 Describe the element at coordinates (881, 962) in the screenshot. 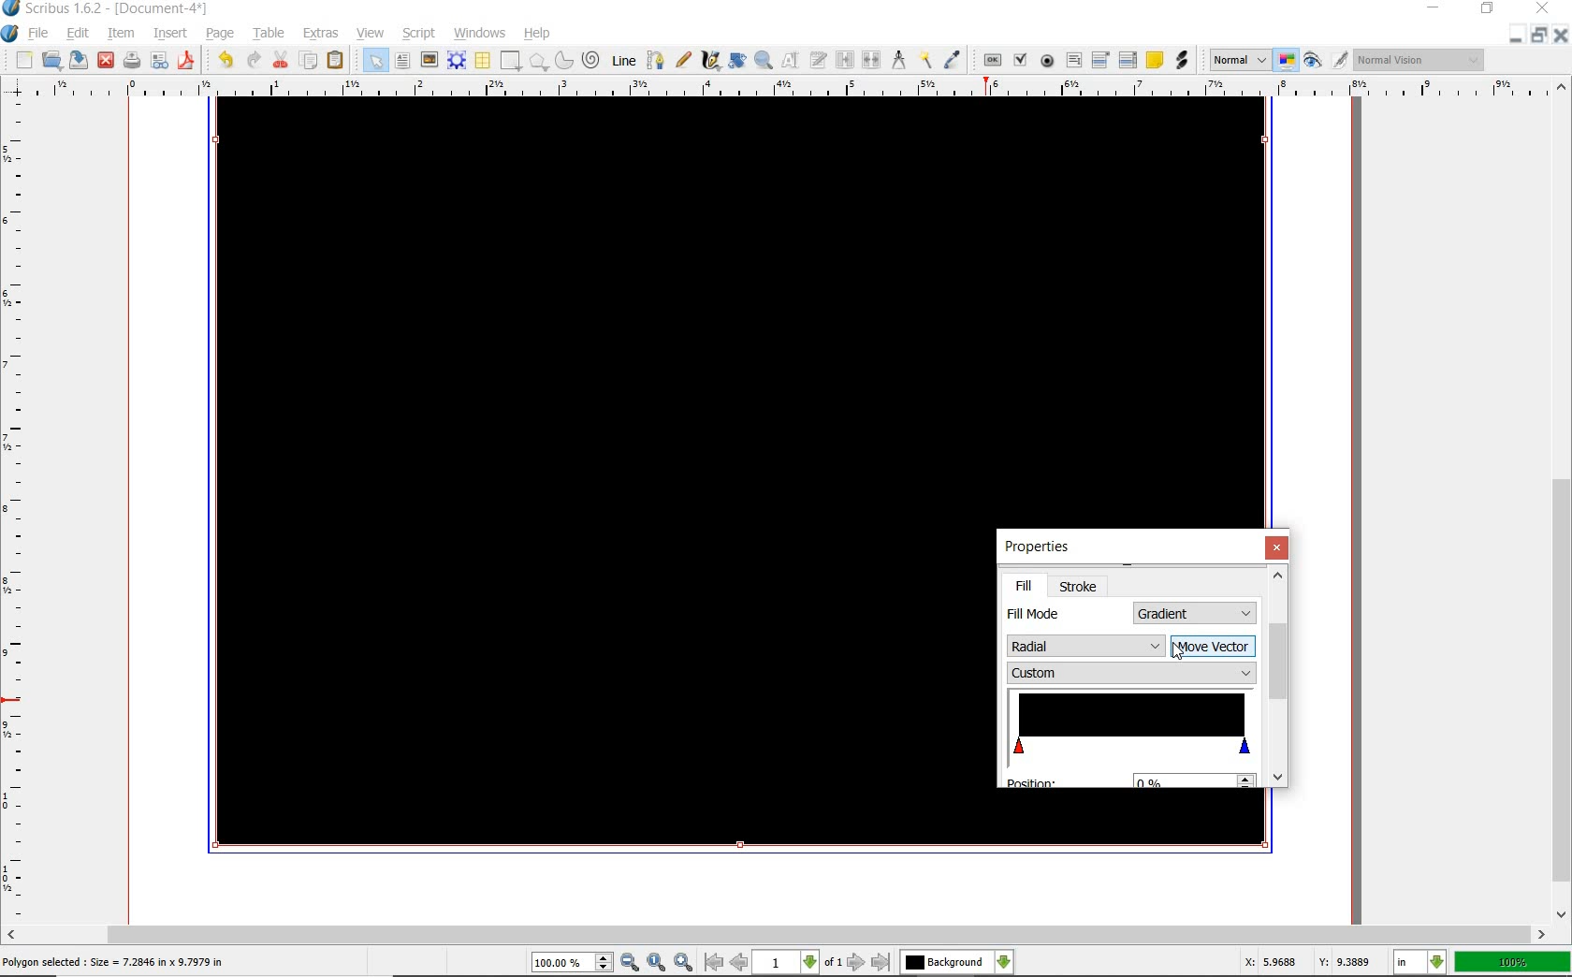

I see `go to last page` at that location.